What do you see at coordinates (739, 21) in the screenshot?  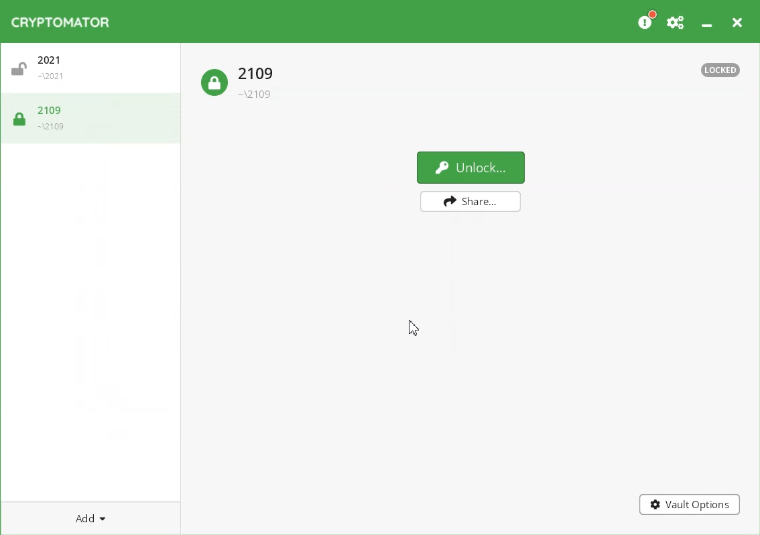 I see `Close` at bounding box center [739, 21].